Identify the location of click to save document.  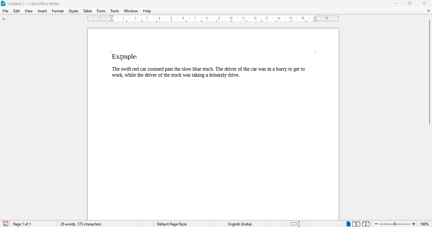
(5, 224).